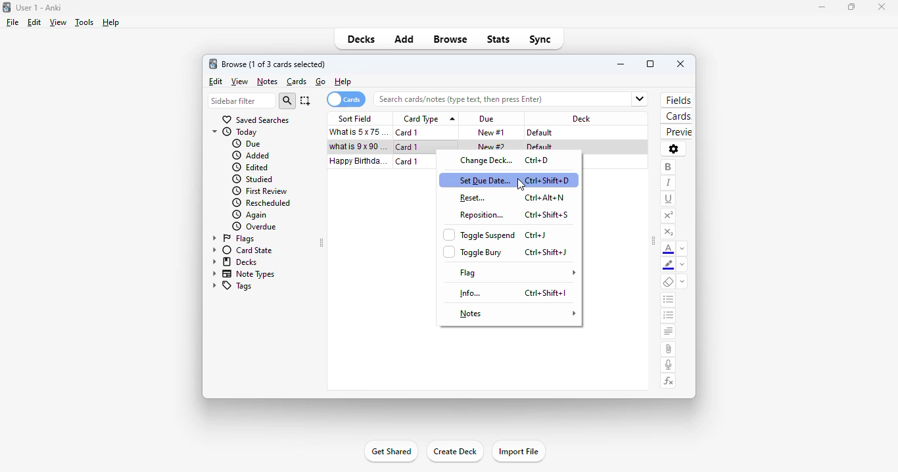 This screenshot has width=898, height=472. What do you see at coordinates (516, 215) in the screenshot?
I see `reposition Ctrl + Shift + S` at bounding box center [516, 215].